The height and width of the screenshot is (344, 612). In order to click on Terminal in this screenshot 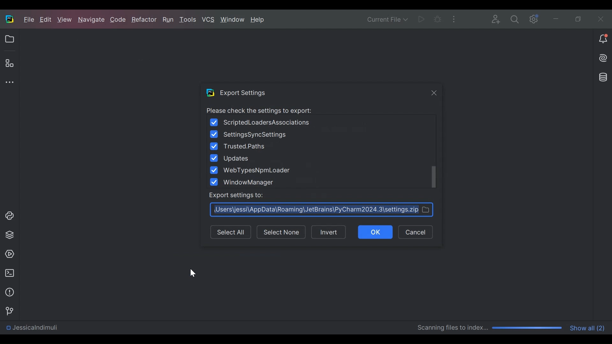, I will do `click(8, 273)`.